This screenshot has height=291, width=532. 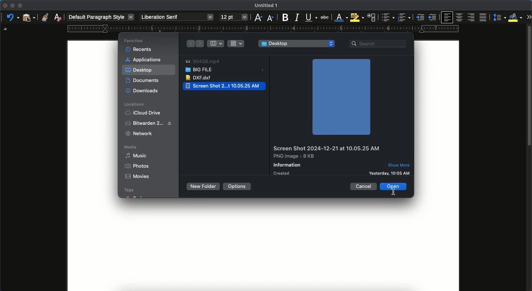 I want to click on paragraph spacing, so click(x=500, y=18).